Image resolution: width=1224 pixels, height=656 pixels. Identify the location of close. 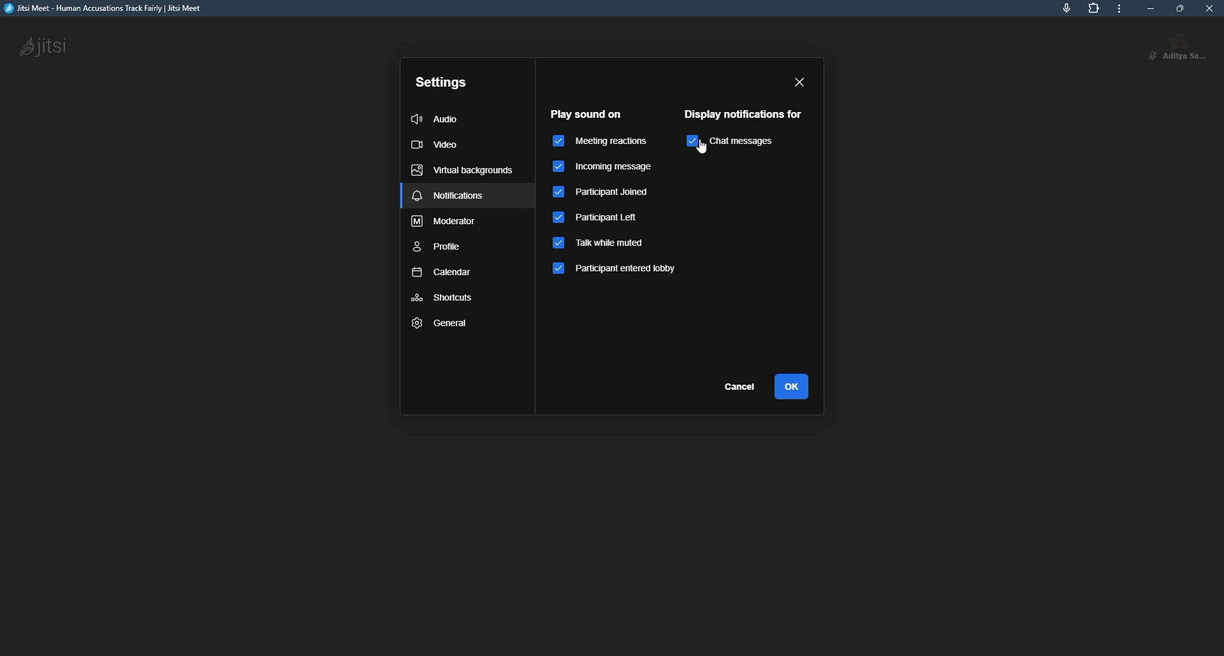
(1209, 10).